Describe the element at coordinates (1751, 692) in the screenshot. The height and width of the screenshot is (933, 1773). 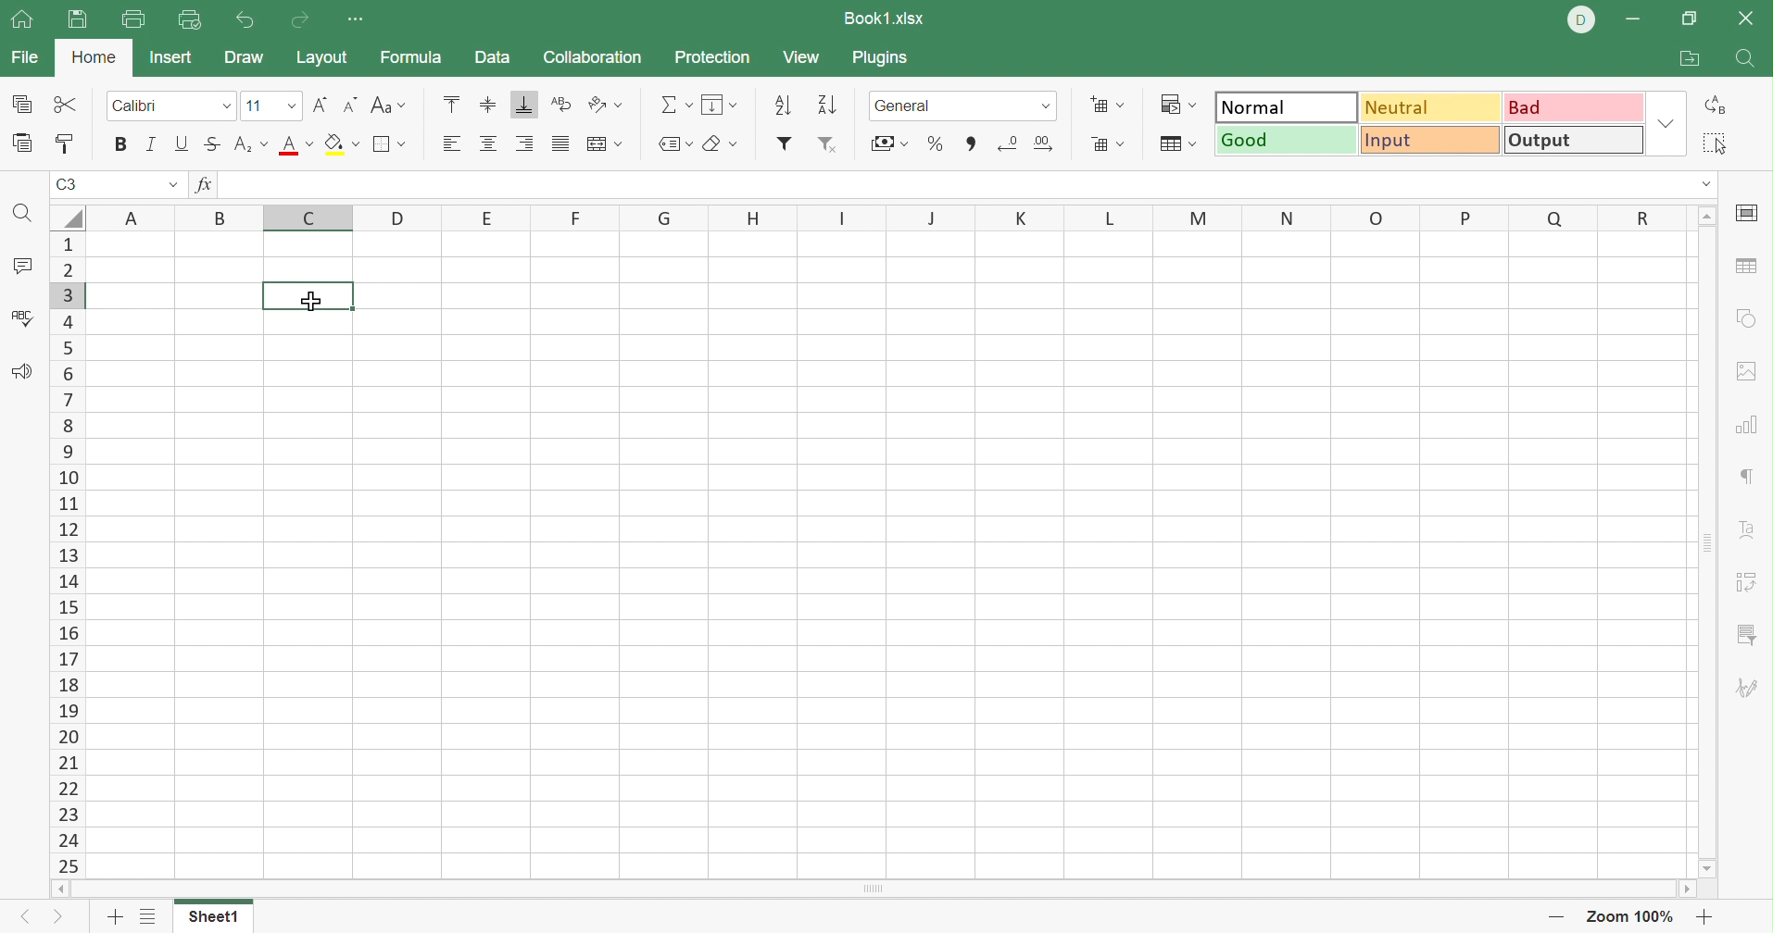
I see `Signature settings` at that location.